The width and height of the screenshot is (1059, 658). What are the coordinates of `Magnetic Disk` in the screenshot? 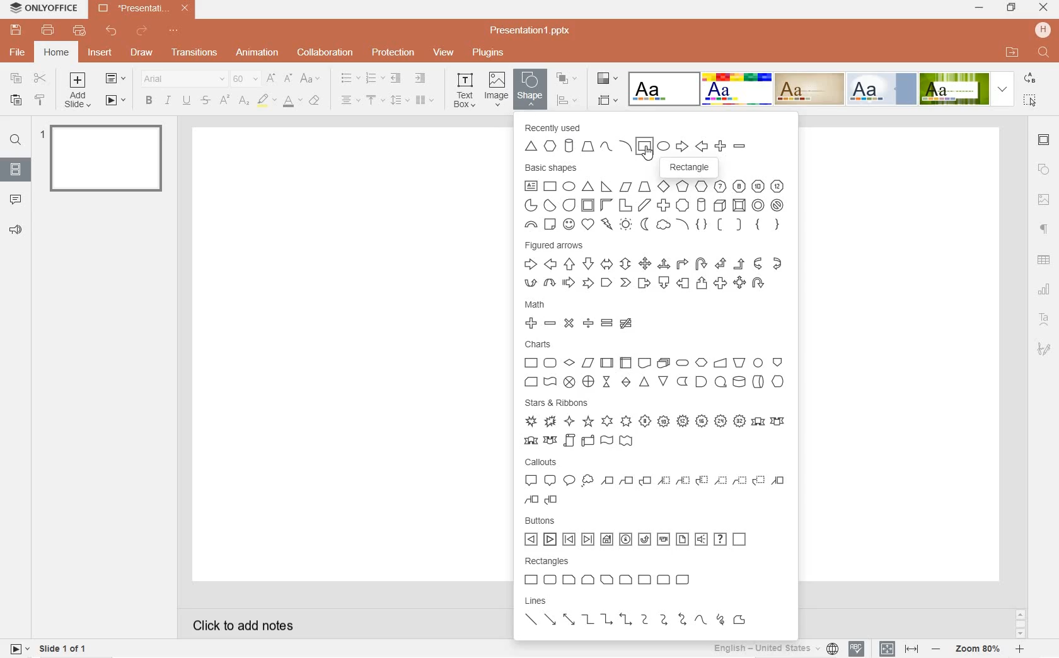 It's located at (739, 381).